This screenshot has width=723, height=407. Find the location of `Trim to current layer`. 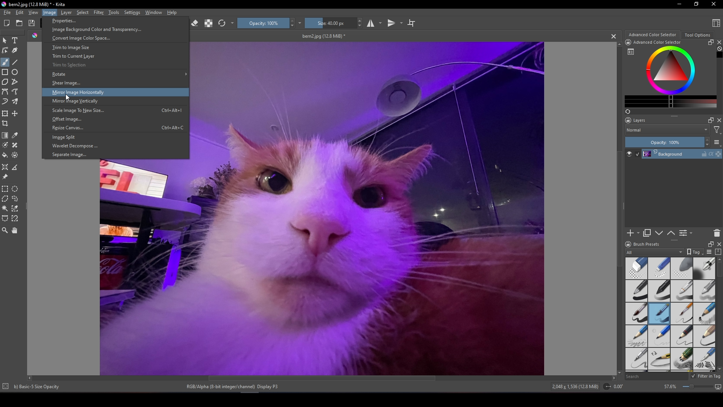

Trim to current layer is located at coordinates (116, 56).